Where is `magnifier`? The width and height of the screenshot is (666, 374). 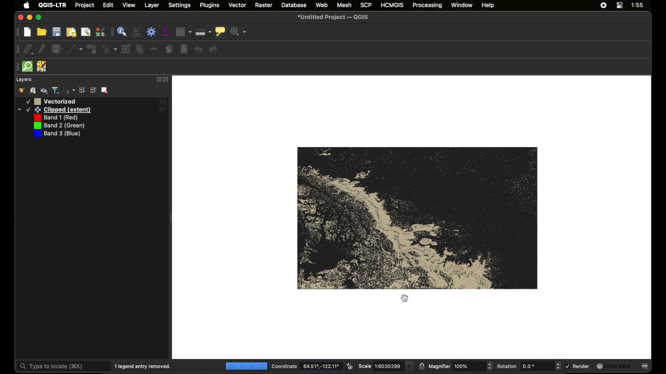
magnifier is located at coordinates (460, 366).